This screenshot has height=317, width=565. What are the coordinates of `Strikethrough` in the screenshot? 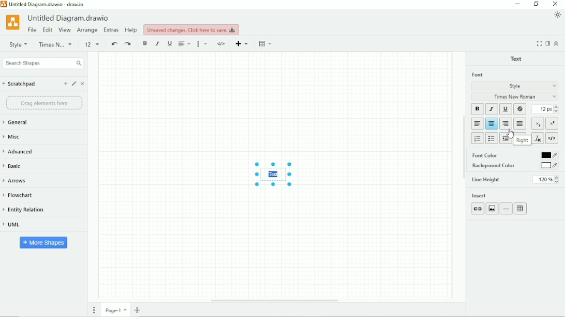 It's located at (520, 109).